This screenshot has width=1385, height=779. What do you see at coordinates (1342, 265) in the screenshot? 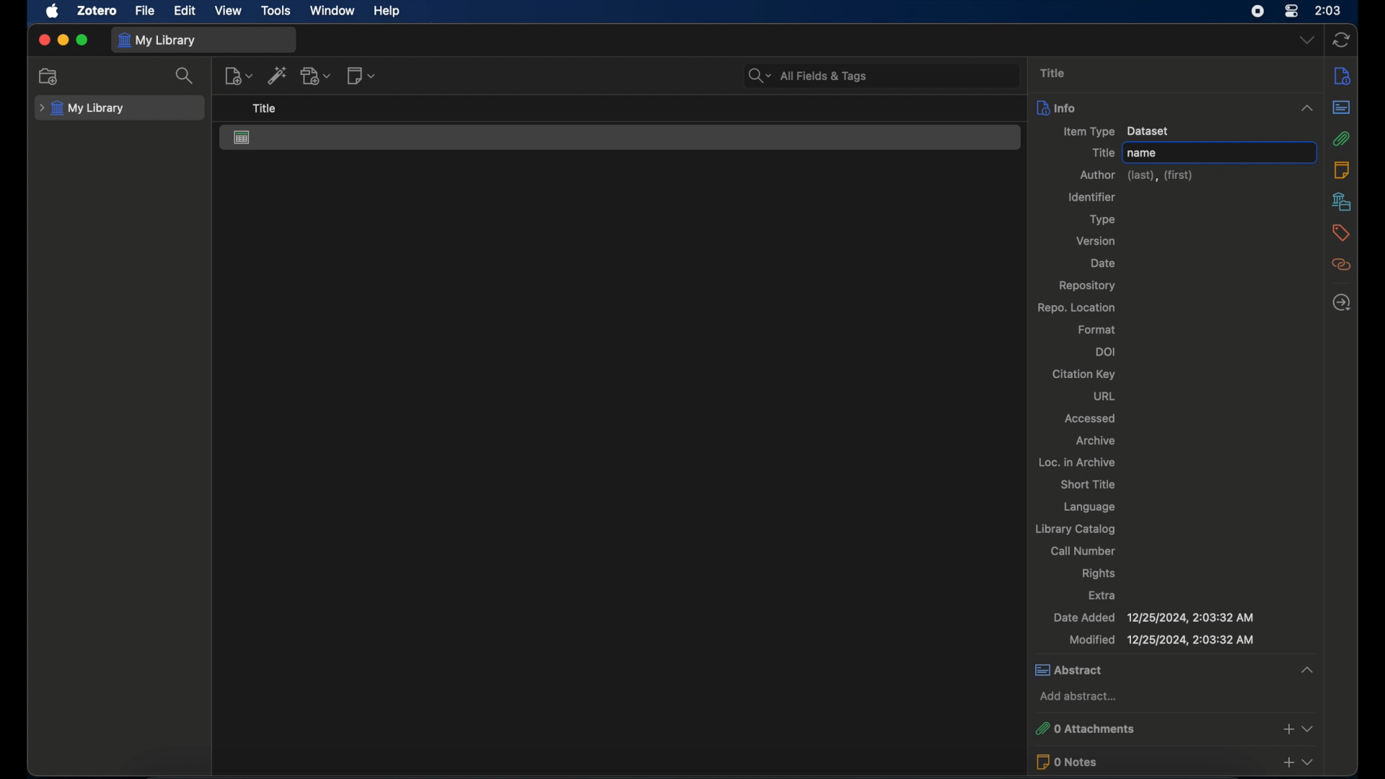
I see `related` at bounding box center [1342, 265].